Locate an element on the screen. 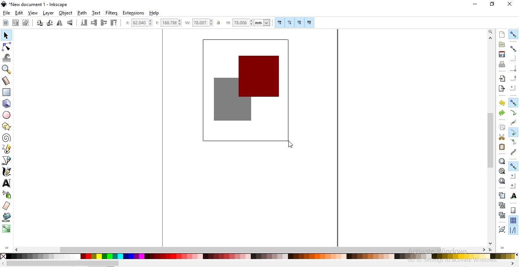  snap nodes, paths and headlines is located at coordinates (513, 102).